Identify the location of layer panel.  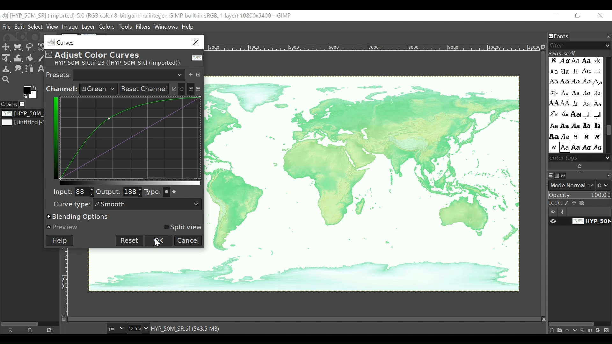
(578, 328).